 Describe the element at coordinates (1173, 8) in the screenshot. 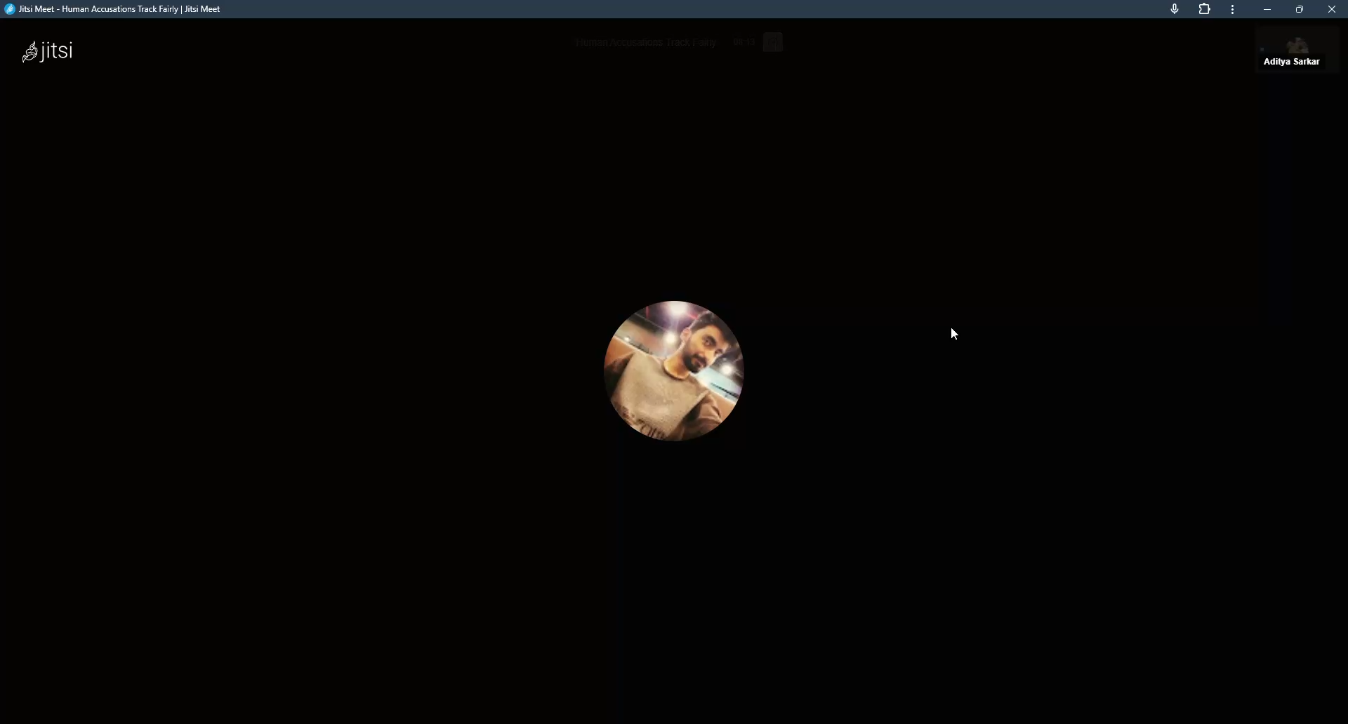

I see `mic` at that location.